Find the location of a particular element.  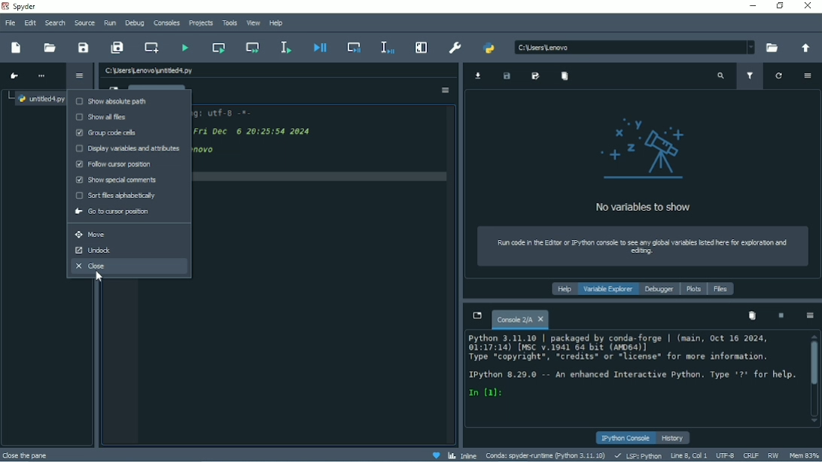

Remove all variables from namespace is located at coordinates (751, 315).